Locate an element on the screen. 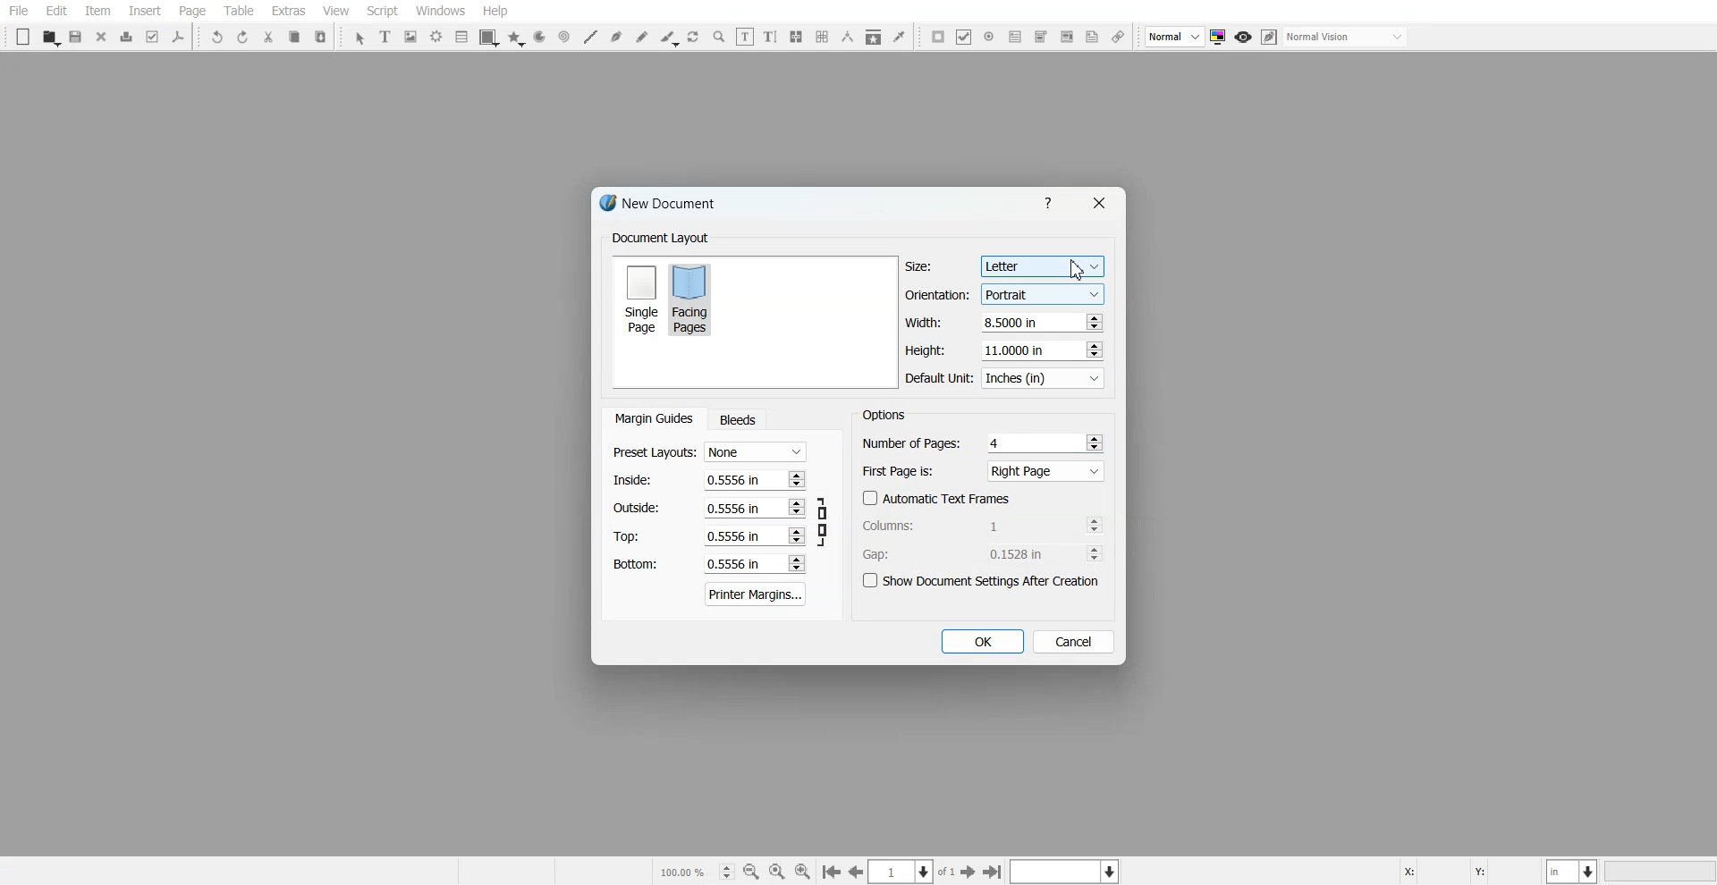 This screenshot has width=1717, height=885. Increase and decrease No.  is located at coordinates (1095, 442).